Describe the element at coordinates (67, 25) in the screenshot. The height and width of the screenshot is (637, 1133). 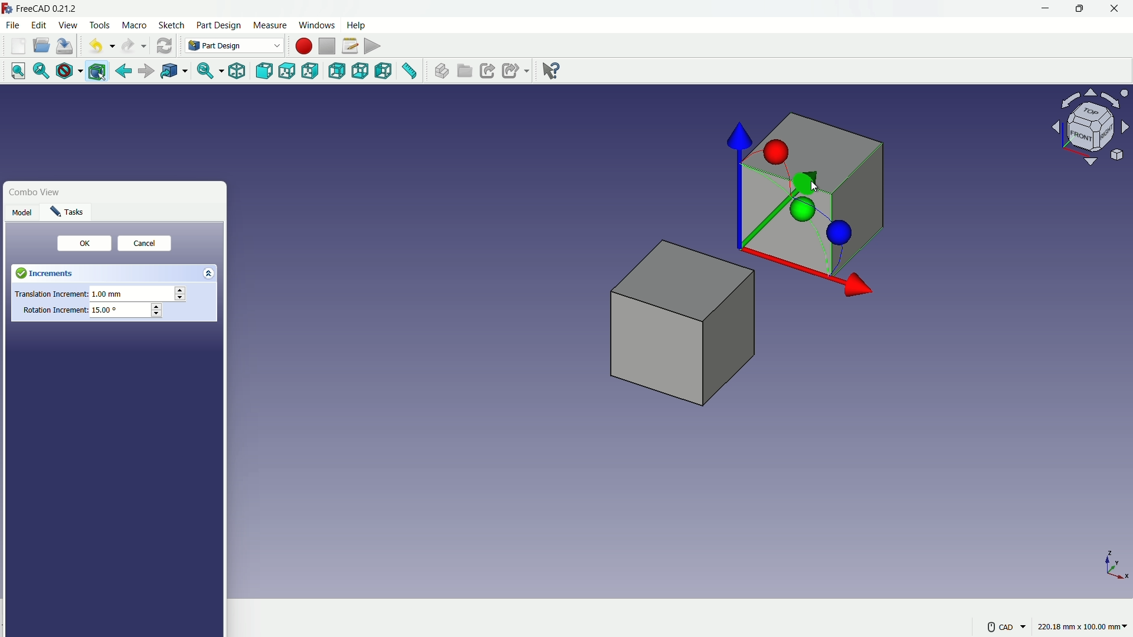
I see `view` at that location.